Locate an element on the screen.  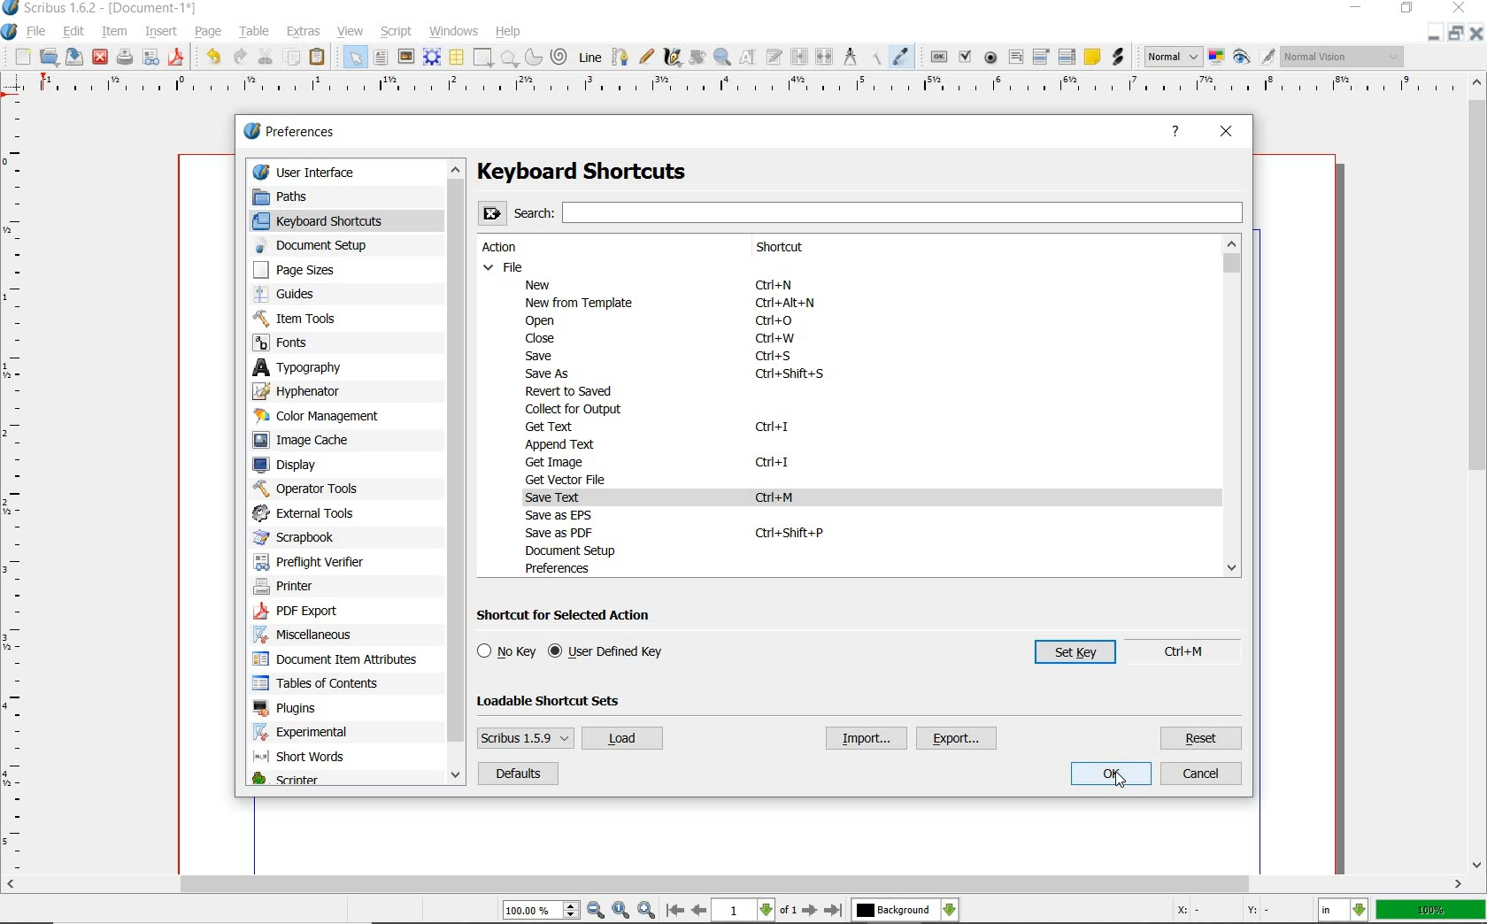
zoom in/zoom to/zoom out is located at coordinates (579, 911).